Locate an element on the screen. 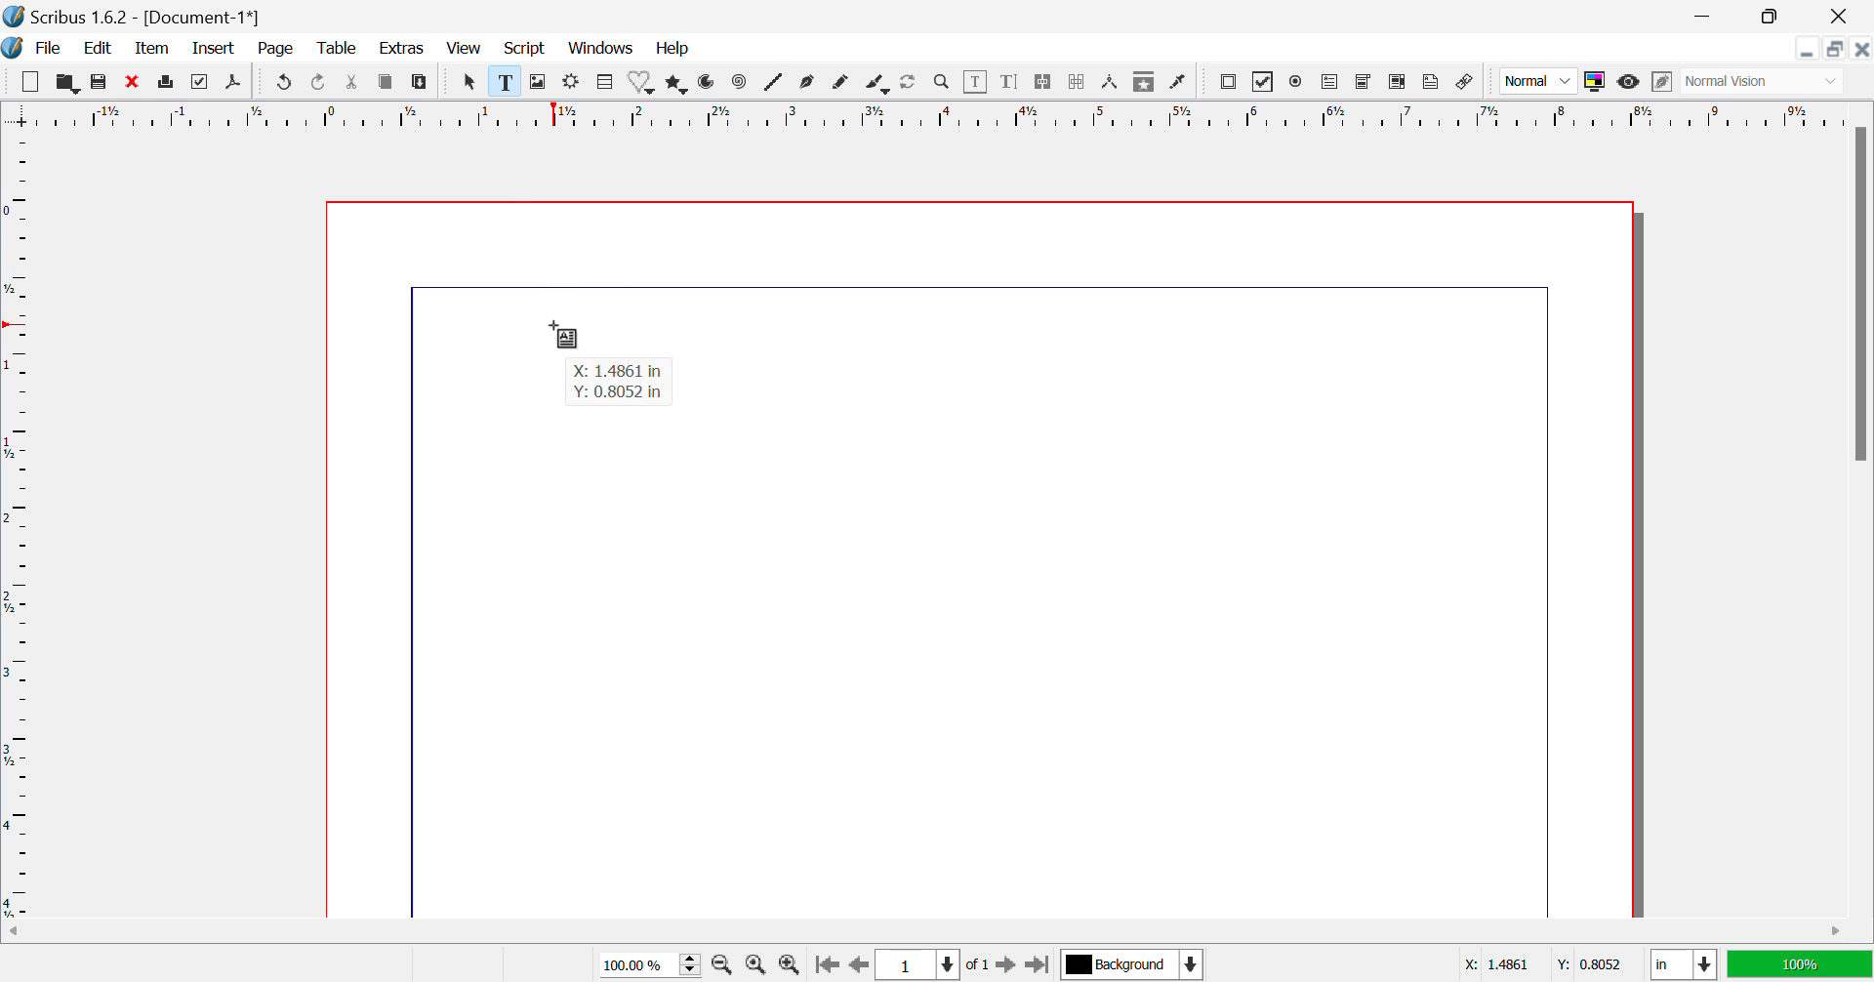 Image resolution: width=1874 pixels, height=982 pixels. Save is located at coordinates (98, 82).